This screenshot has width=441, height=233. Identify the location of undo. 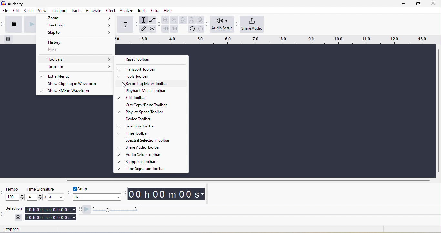
(192, 29).